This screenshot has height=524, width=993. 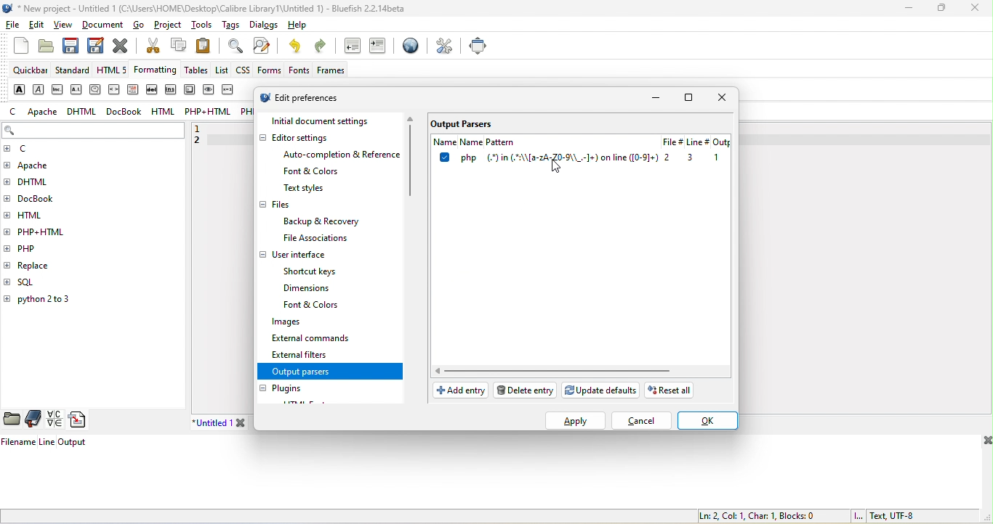 What do you see at coordinates (561, 168) in the screenshot?
I see `cursor movement` at bounding box center [561, 168].